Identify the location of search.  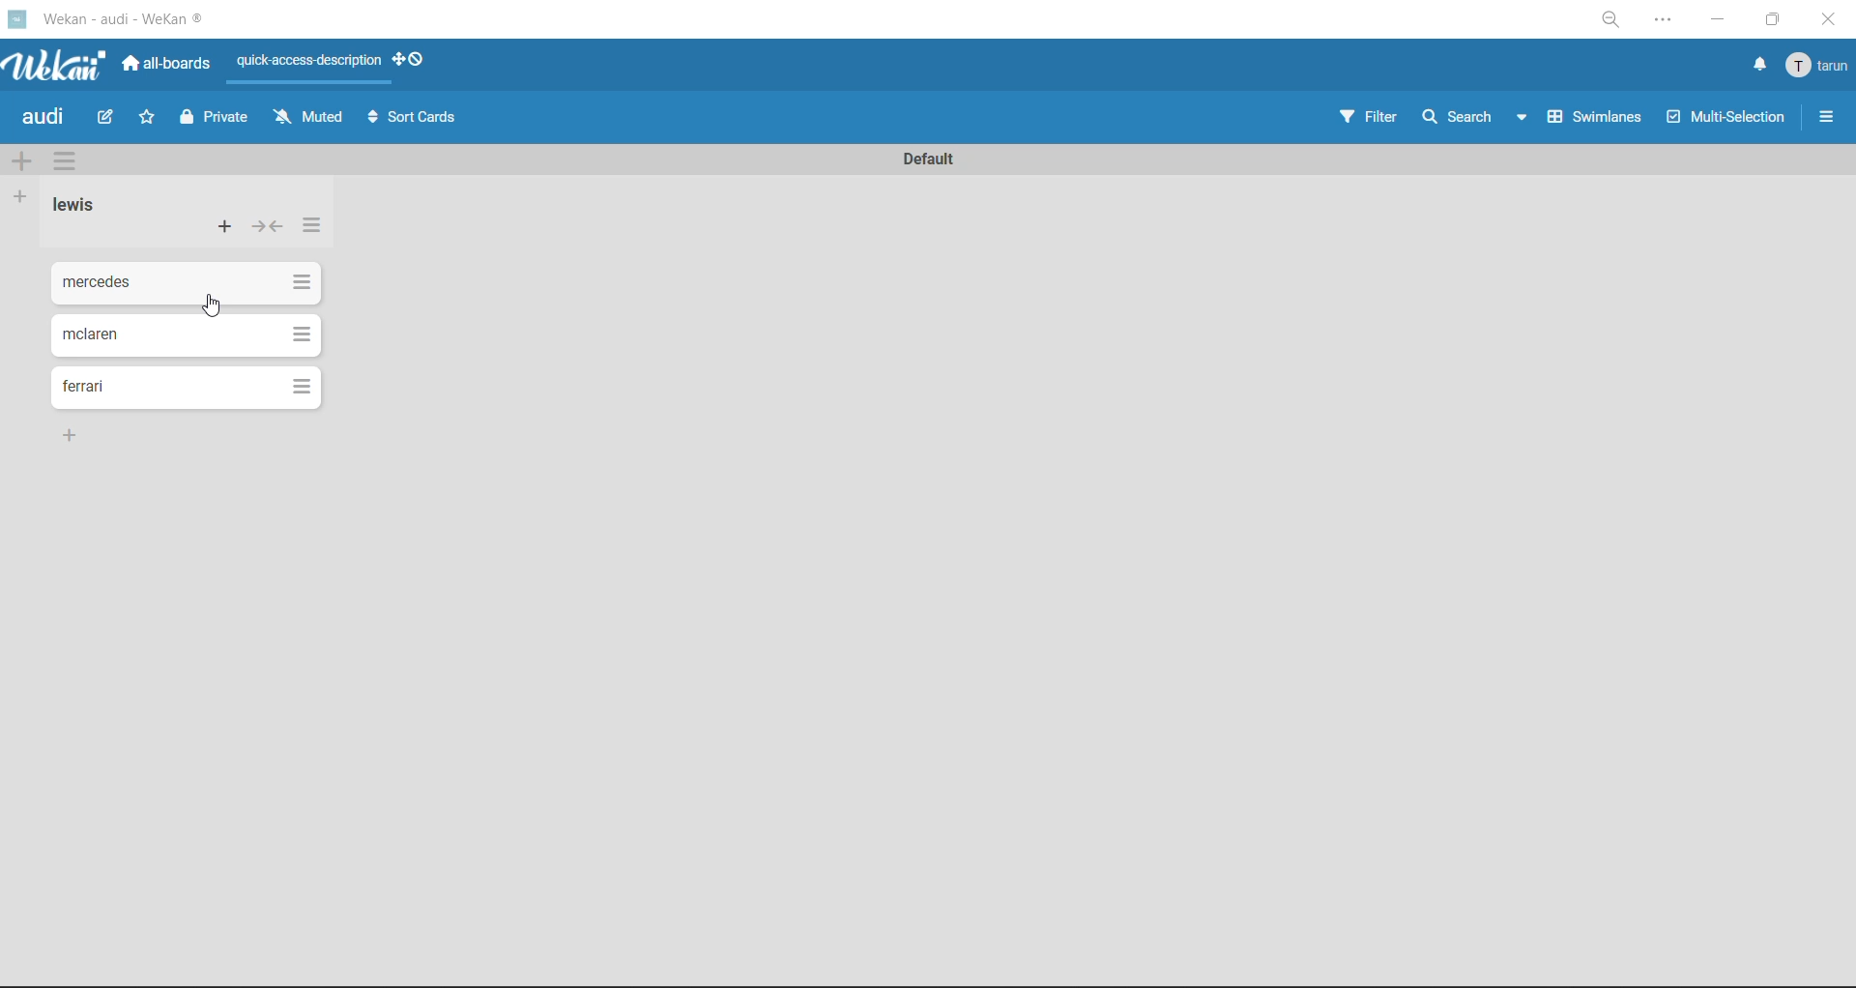
(1474, 117).